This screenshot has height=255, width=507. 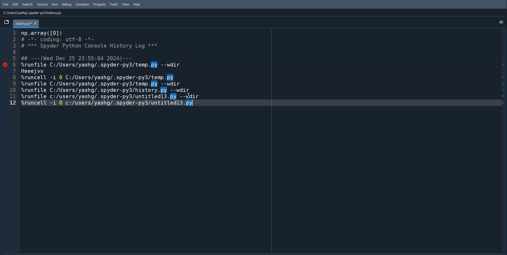 I want to click on Line Number, so click(x=10, y=73).